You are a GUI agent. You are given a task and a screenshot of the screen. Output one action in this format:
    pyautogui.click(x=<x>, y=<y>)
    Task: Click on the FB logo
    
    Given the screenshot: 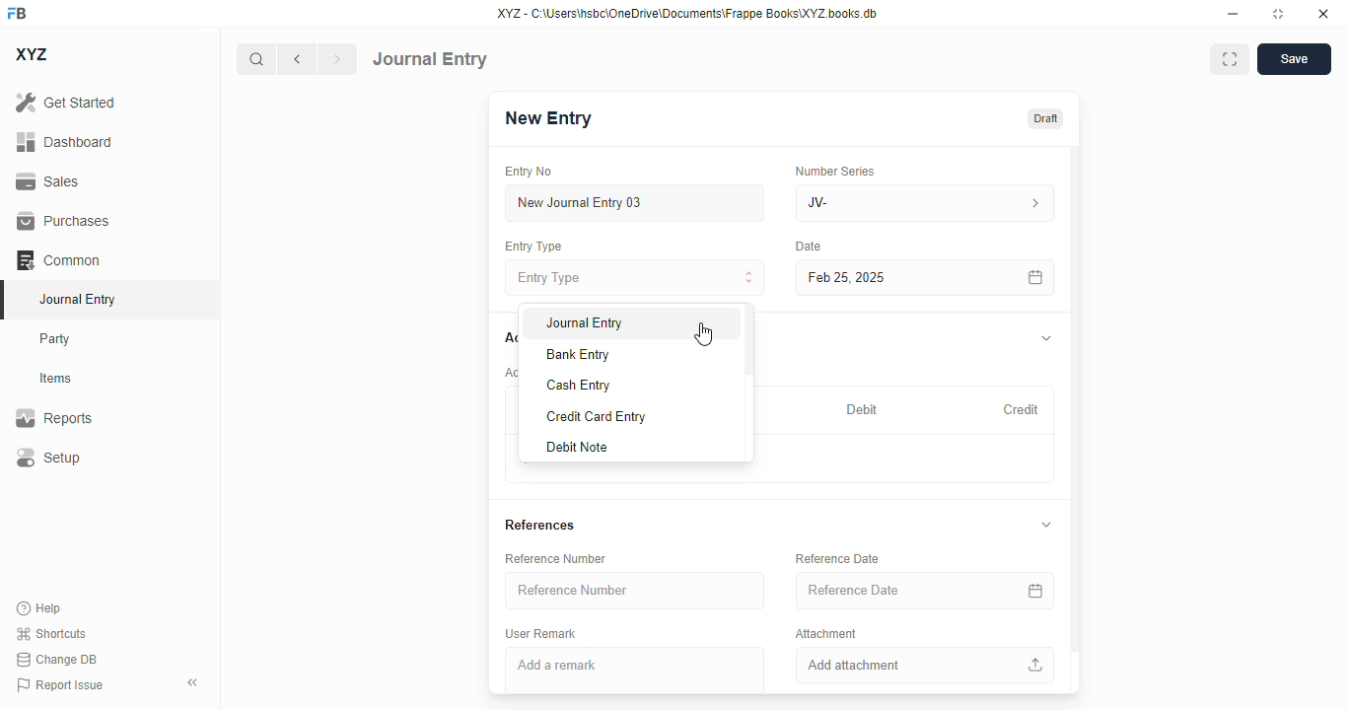 What is the action you would take?
    pyautogui.click(x=17, y=12)
    